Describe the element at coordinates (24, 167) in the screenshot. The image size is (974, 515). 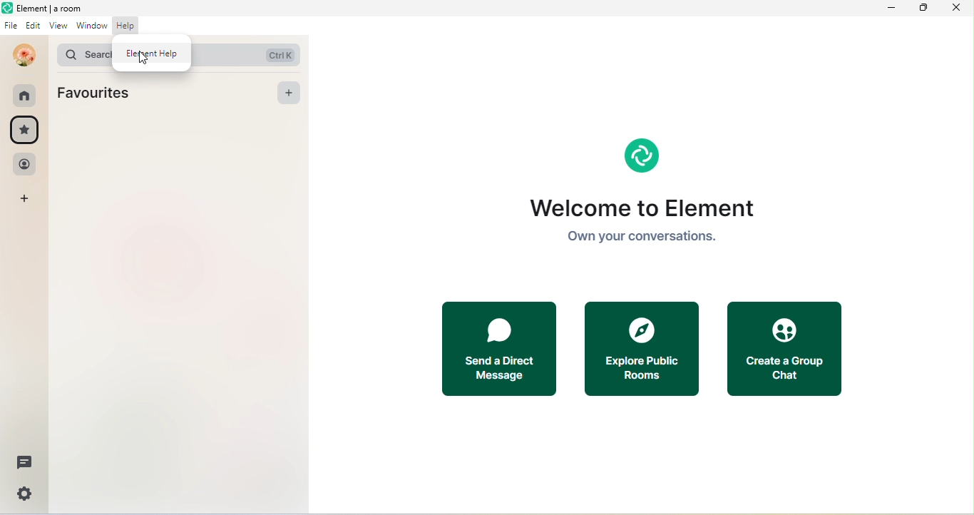
I see `people` at that location.